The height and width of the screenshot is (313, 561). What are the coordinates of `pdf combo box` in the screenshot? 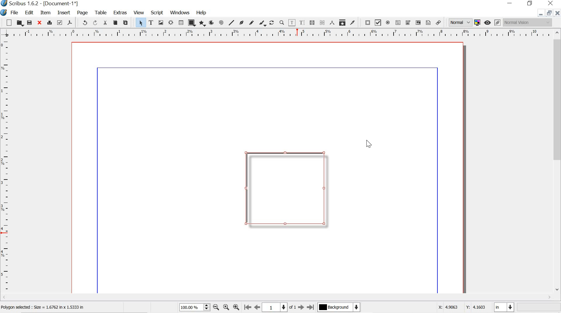 It's located at (407, 22).